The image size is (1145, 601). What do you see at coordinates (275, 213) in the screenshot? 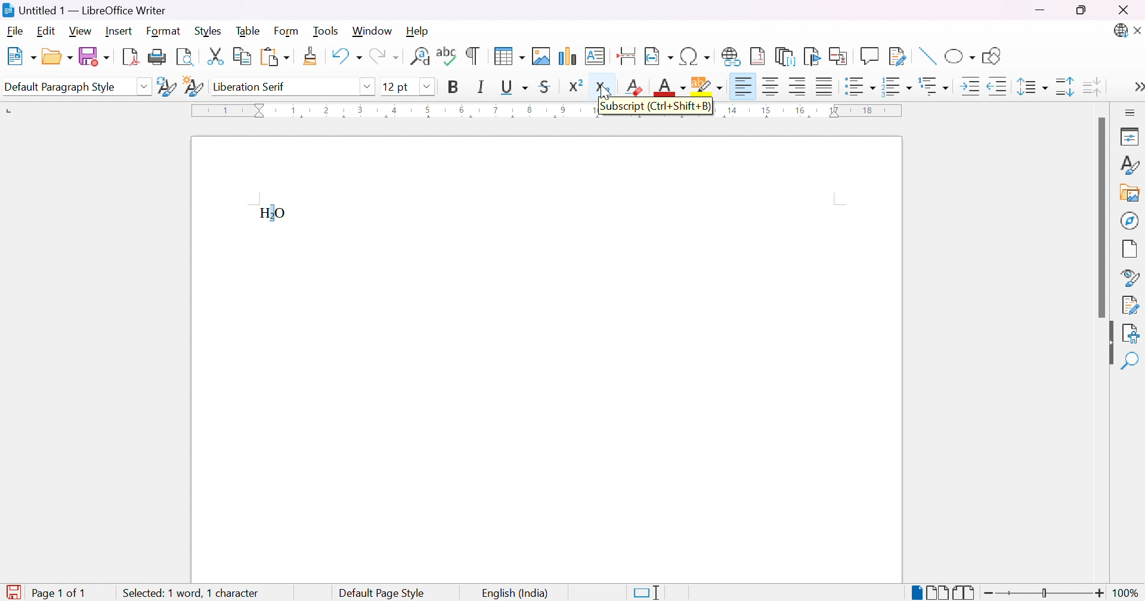
I see `H2O` at bounding box center [275, 213].